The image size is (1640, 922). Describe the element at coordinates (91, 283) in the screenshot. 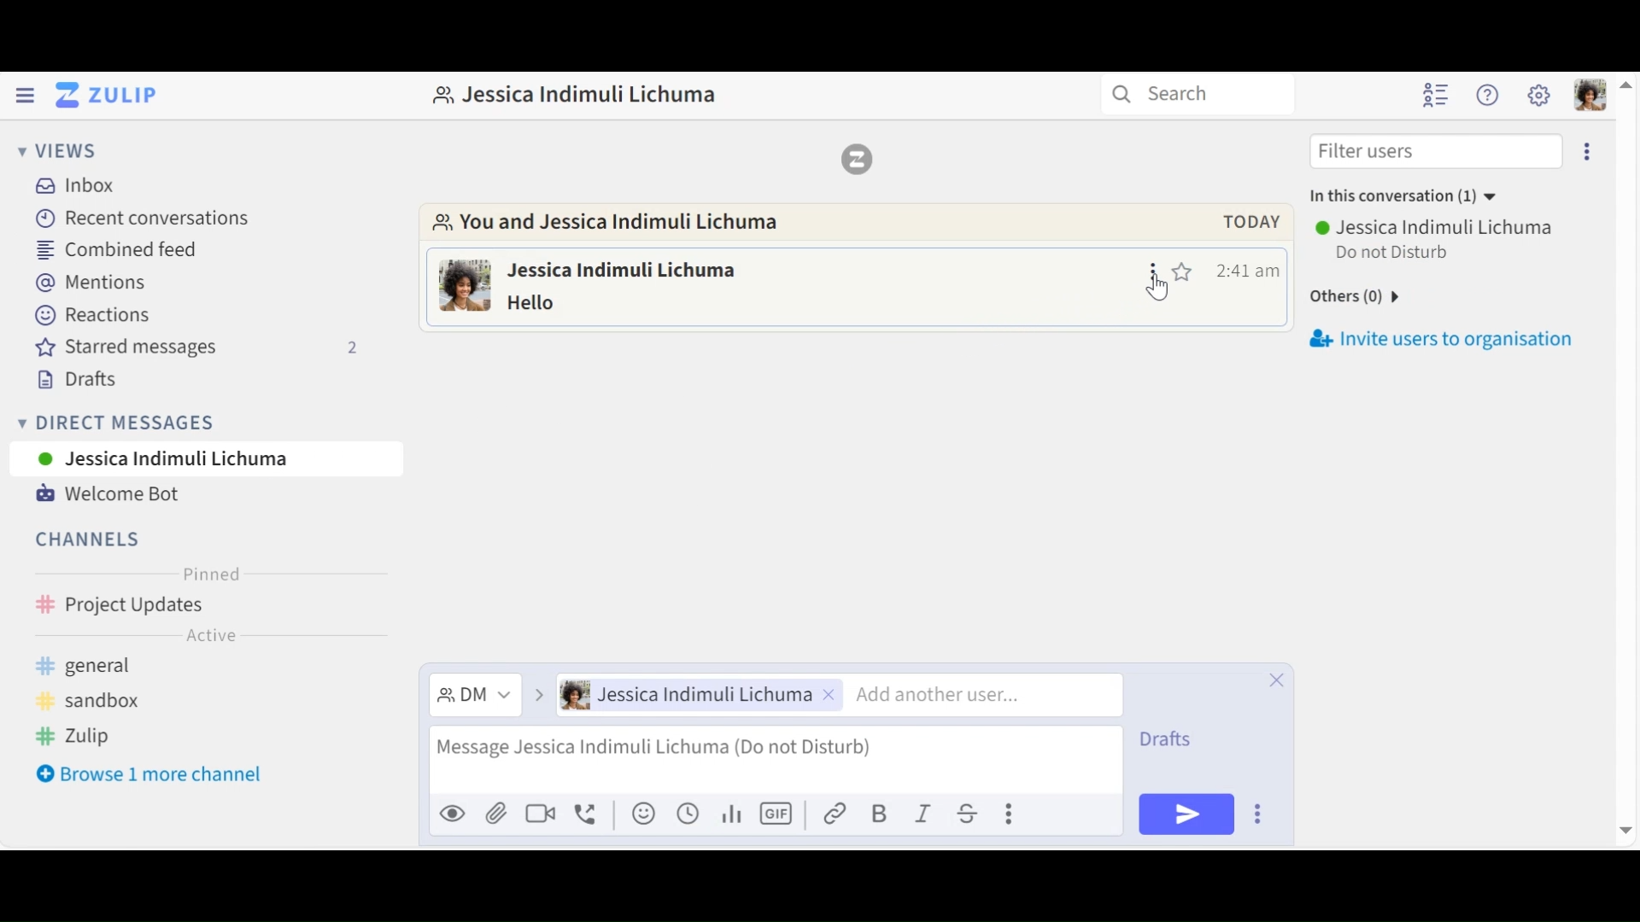

I see `Mentions` at that location.